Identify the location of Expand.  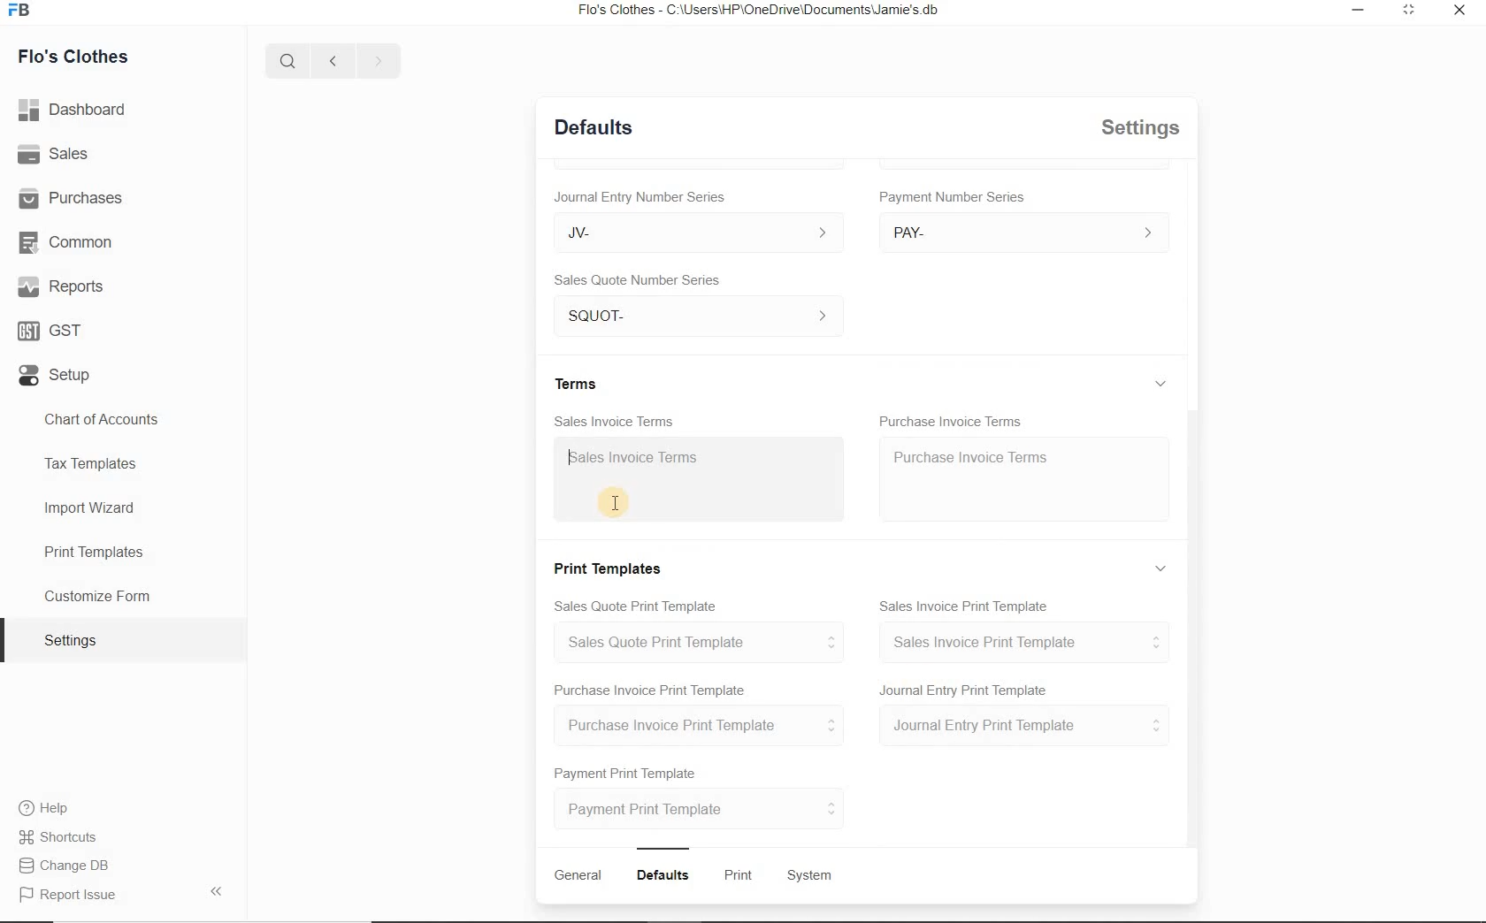
(1161, 384).